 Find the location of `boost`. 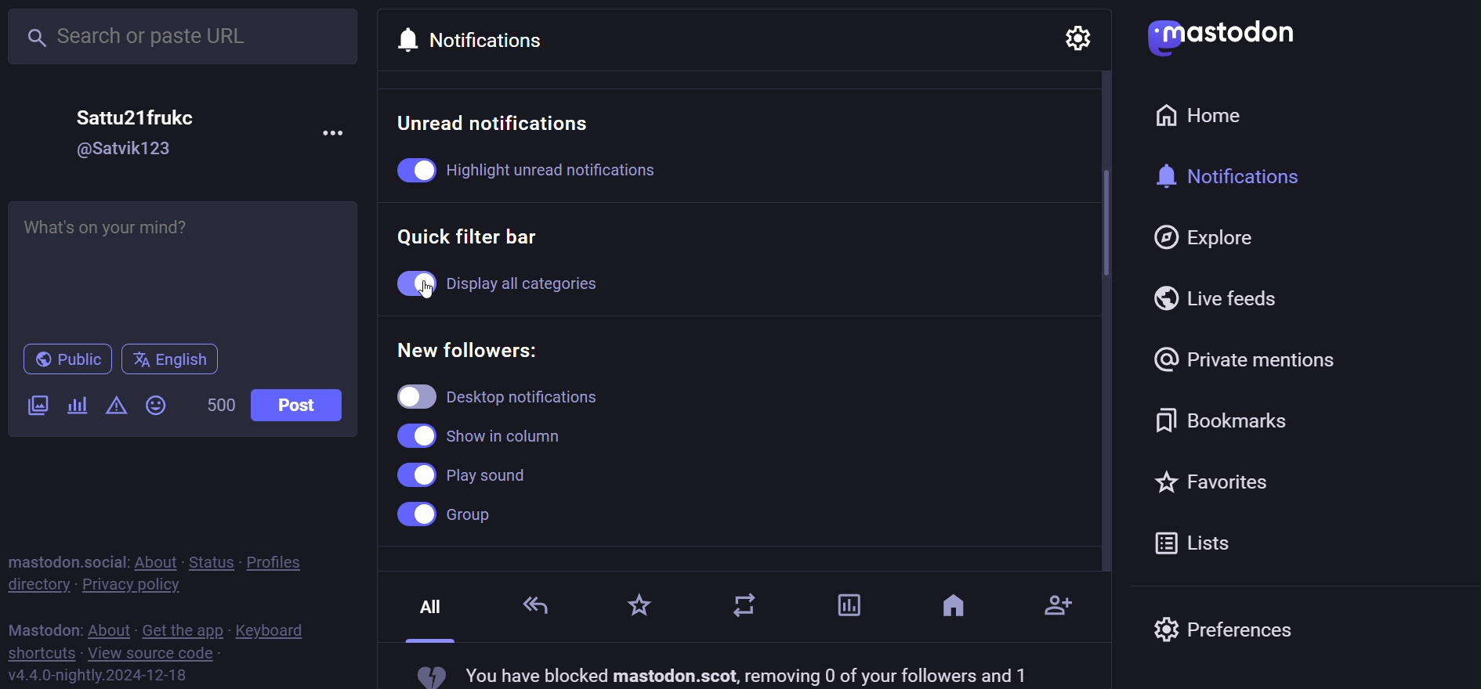

boost is located at coordinates (749, 610).